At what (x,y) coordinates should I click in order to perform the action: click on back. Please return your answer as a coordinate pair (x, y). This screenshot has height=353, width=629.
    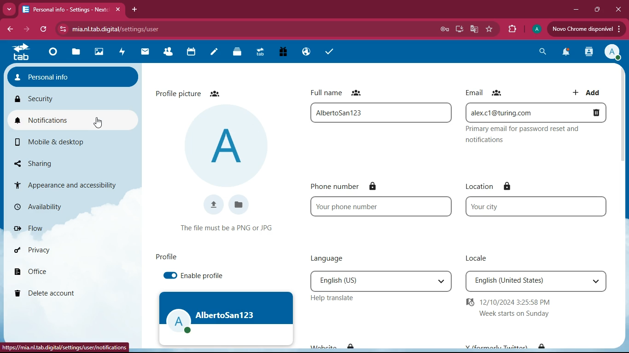
    Looking at the image, I should click on (9, 30).